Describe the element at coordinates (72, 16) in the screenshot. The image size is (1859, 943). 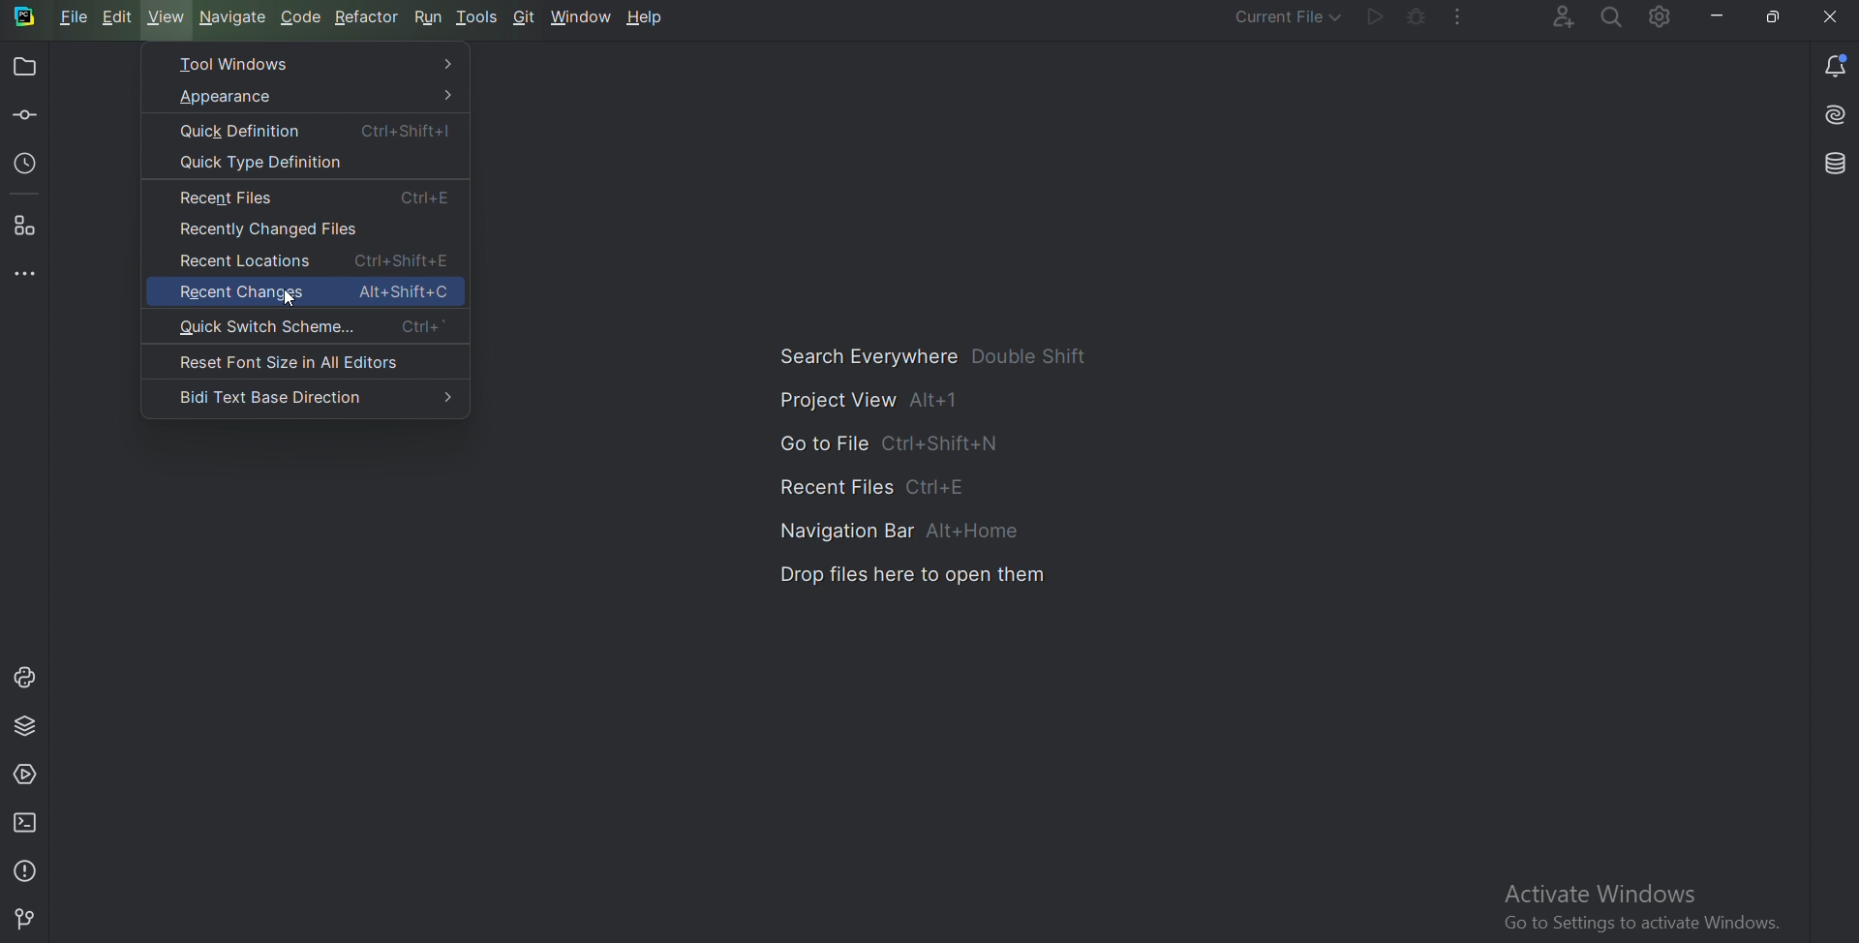
I see `file` at that location.